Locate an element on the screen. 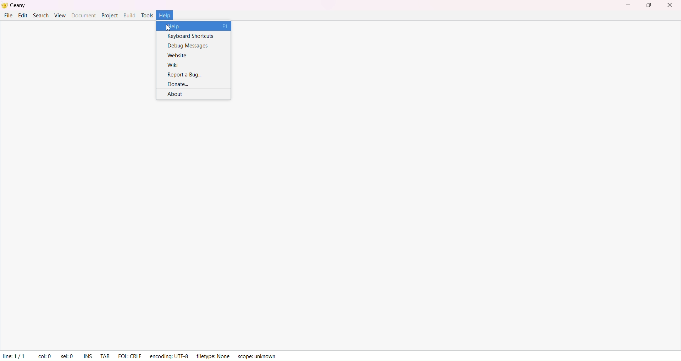  build is located at coordinates (128, 15).